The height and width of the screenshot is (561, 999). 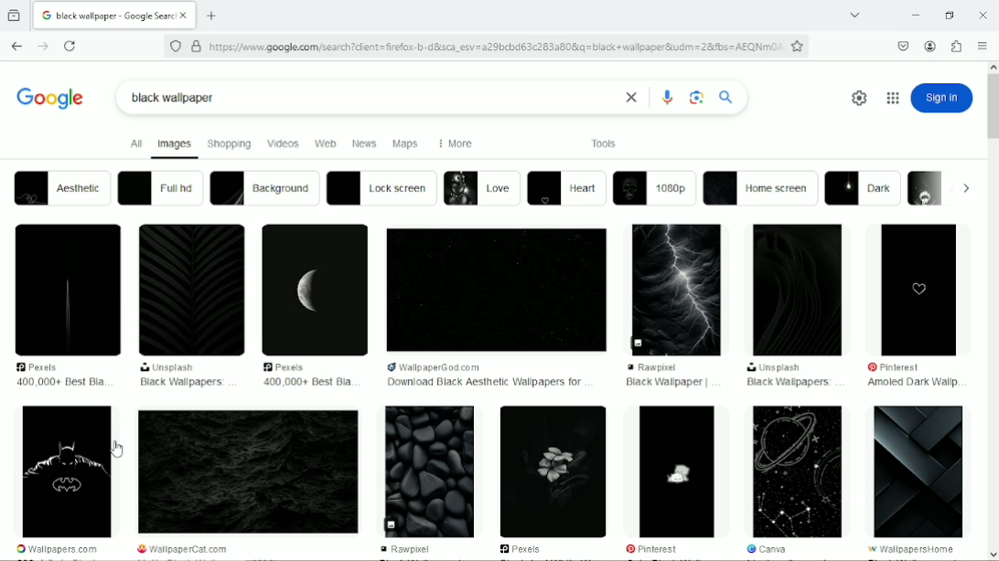 What do you see at coordinates (958, 47) in the screenshot?
I see `Extensions` at bounding box center [958, 47].